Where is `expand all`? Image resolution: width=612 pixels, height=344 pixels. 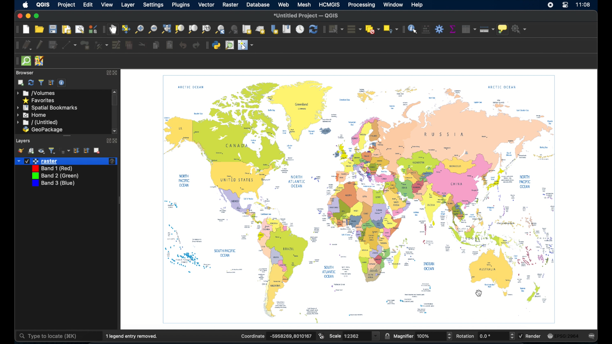
expand all is located at coordinates (77, 151).